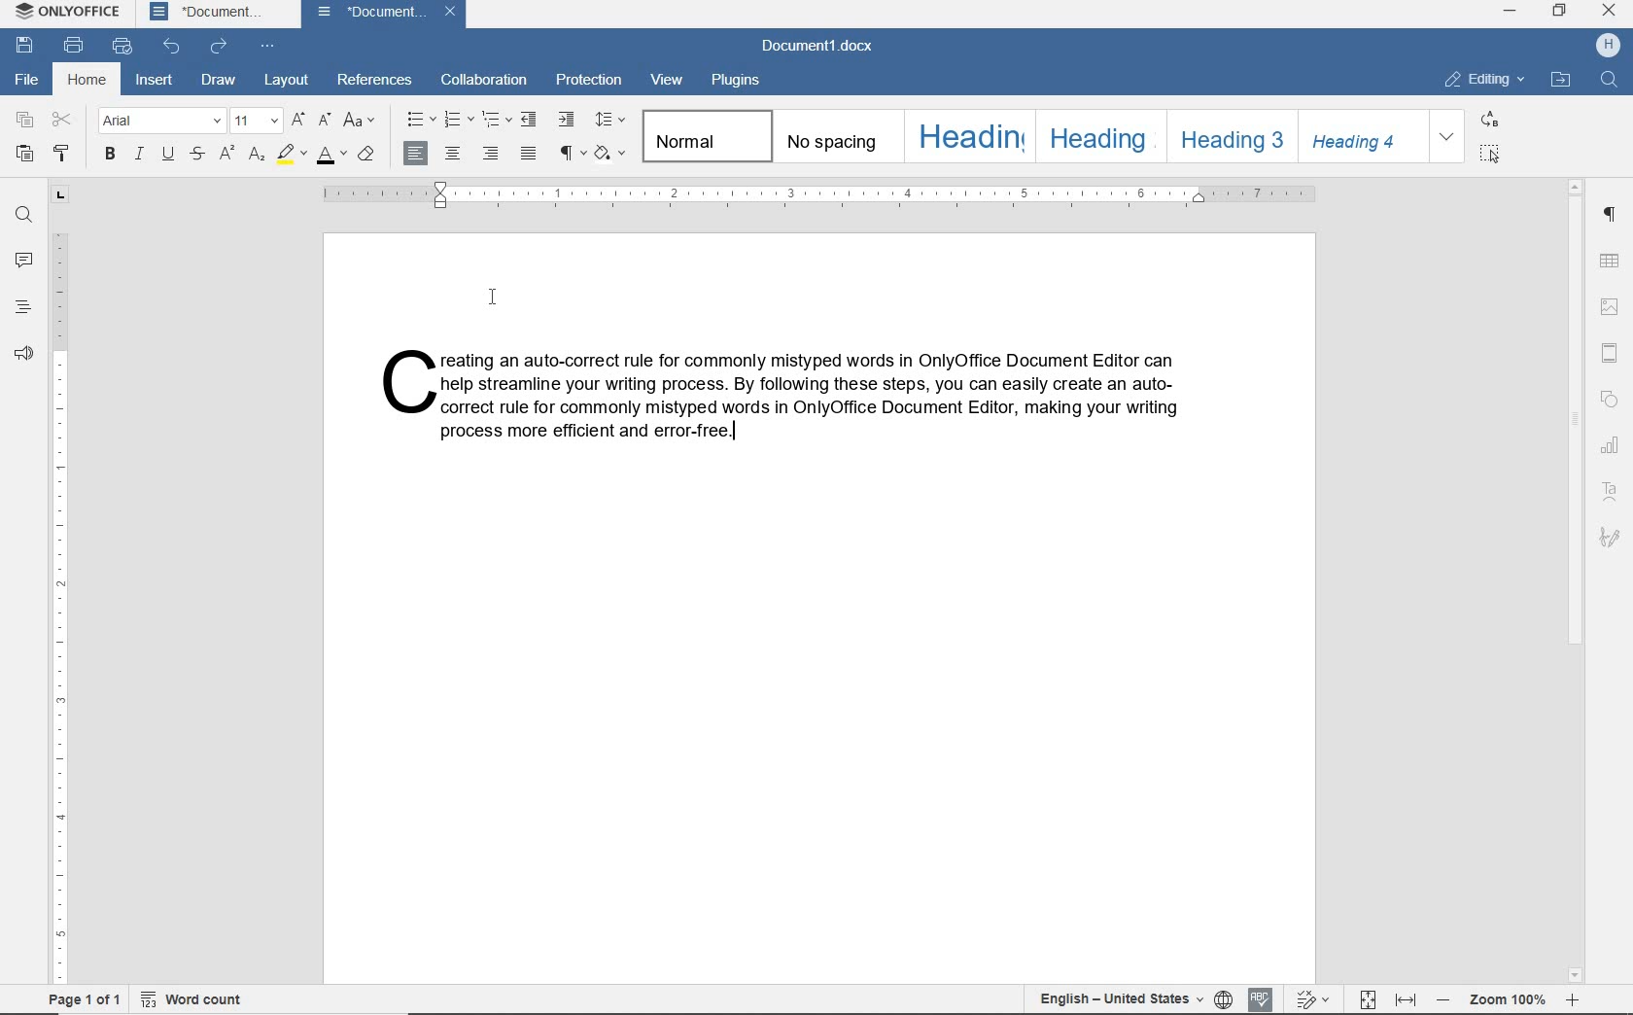 The height and width of the screenshot is (1015, 1633). I want to click on QUICK PRINT, so click(122, 43).